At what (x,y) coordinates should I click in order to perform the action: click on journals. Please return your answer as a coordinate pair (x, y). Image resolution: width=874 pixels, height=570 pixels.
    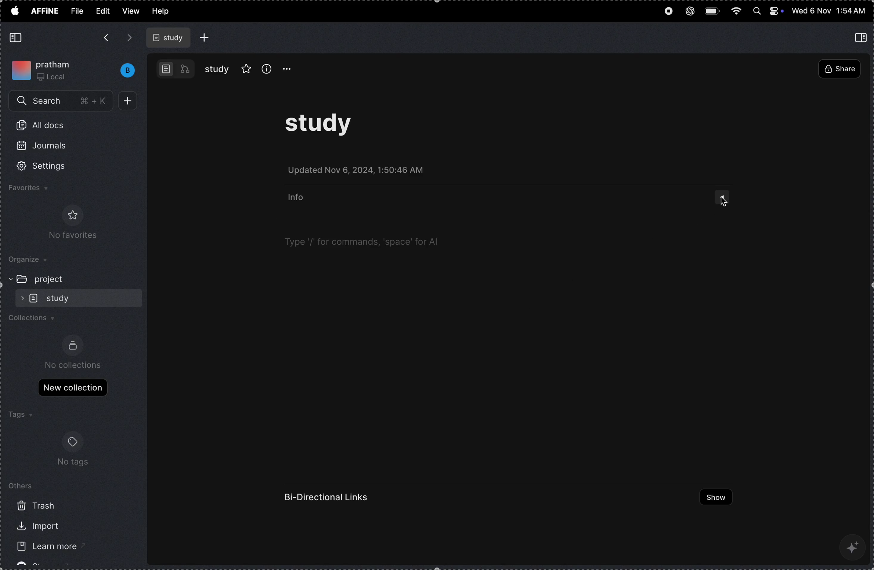
    Looking at the image, I should click on (47, 149).